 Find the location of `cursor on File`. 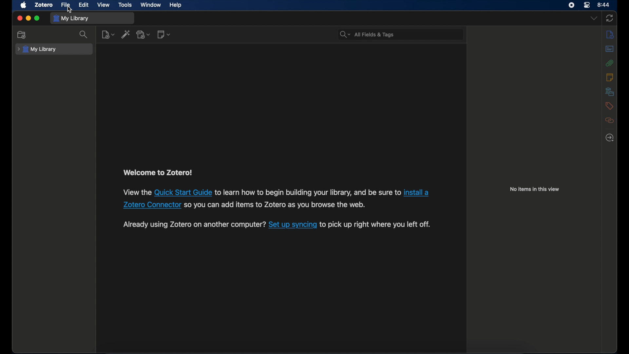

cursor on File is located at coordinates (69, 10).